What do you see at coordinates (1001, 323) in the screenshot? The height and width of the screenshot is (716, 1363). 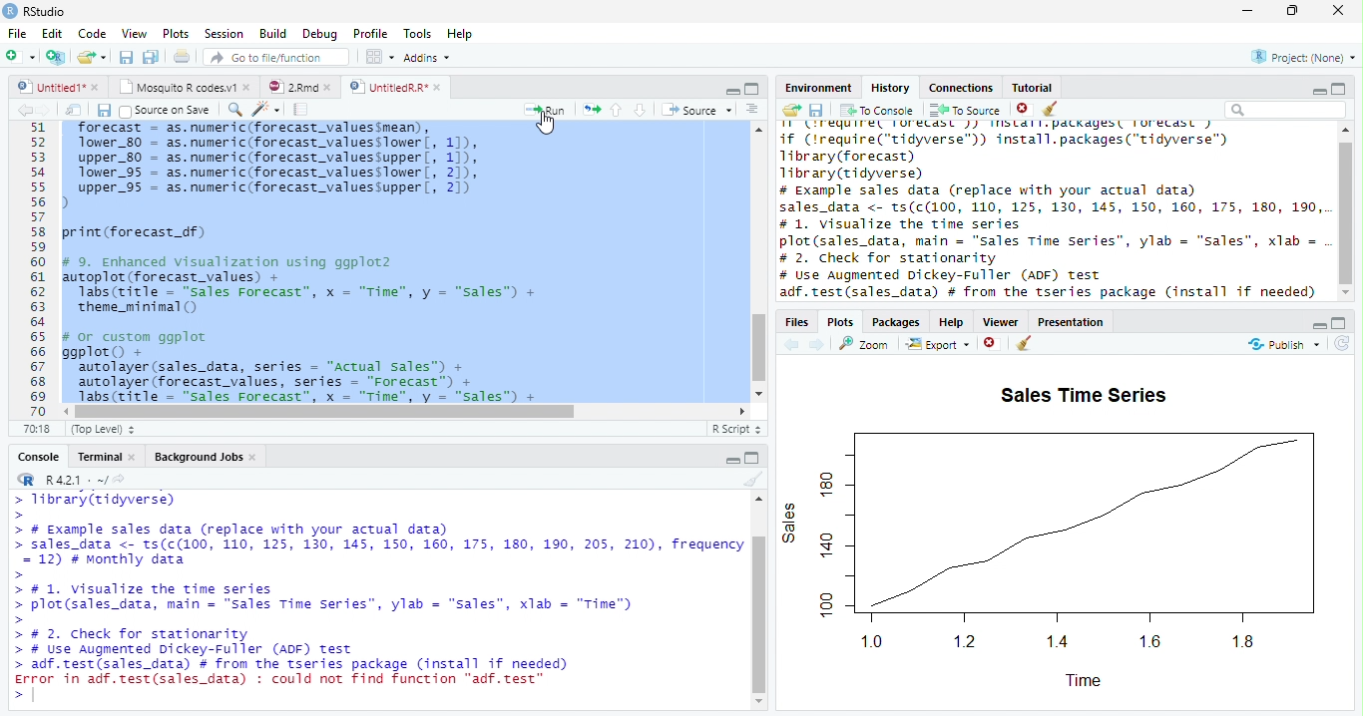 I see `viewer` at bounding box center [1001, 323].